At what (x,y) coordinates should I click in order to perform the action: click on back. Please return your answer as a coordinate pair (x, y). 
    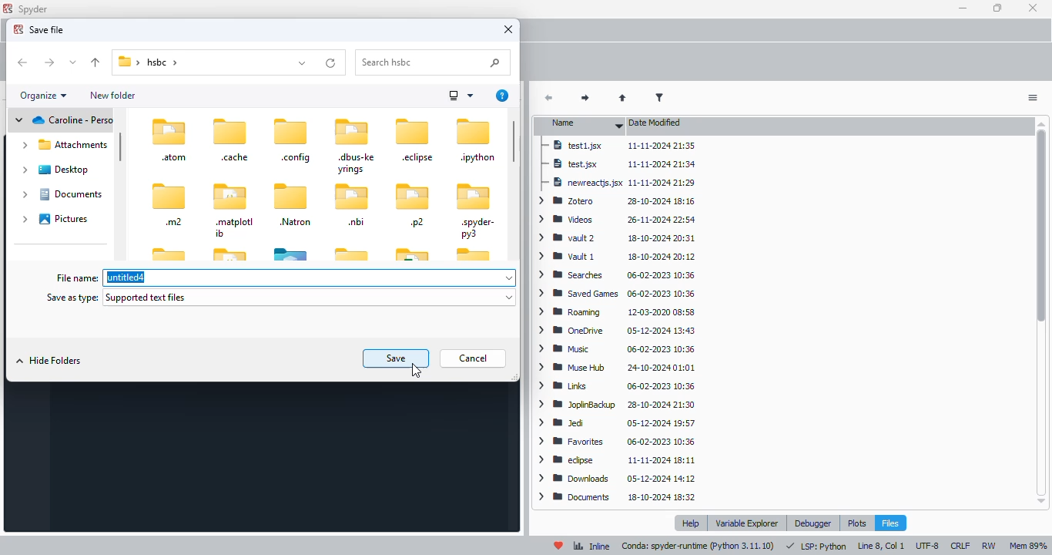
    Looking at the image, I should click on (25, 62).